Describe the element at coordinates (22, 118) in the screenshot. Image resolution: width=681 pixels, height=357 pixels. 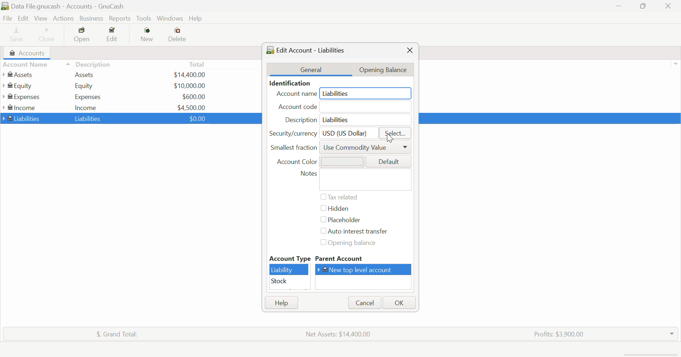
I see `Liabilities Account` at that location.